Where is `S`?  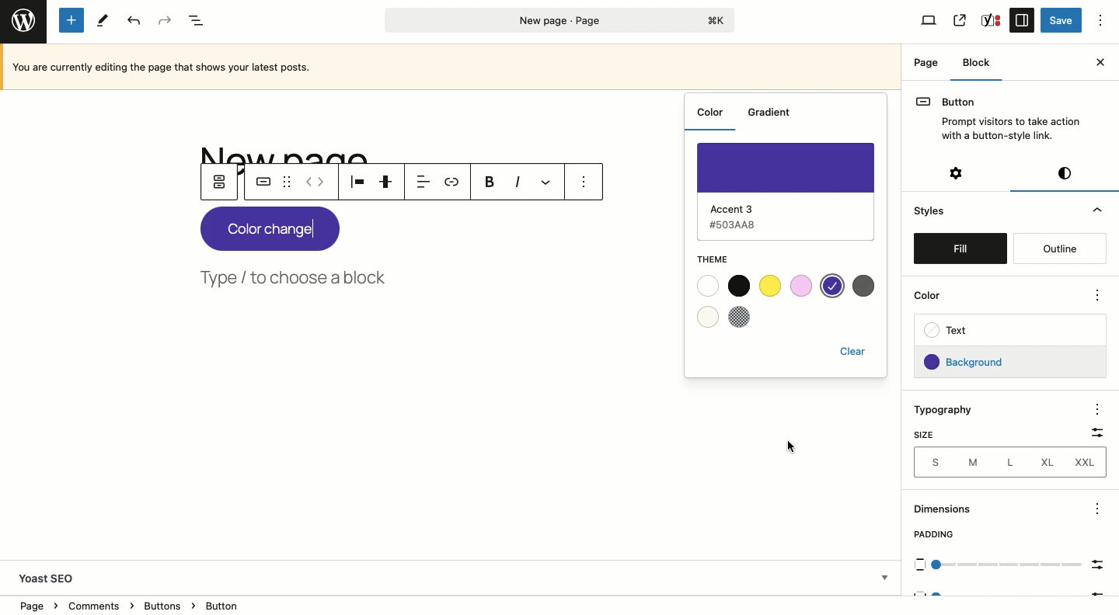
S is located at coordinates (933, 463).